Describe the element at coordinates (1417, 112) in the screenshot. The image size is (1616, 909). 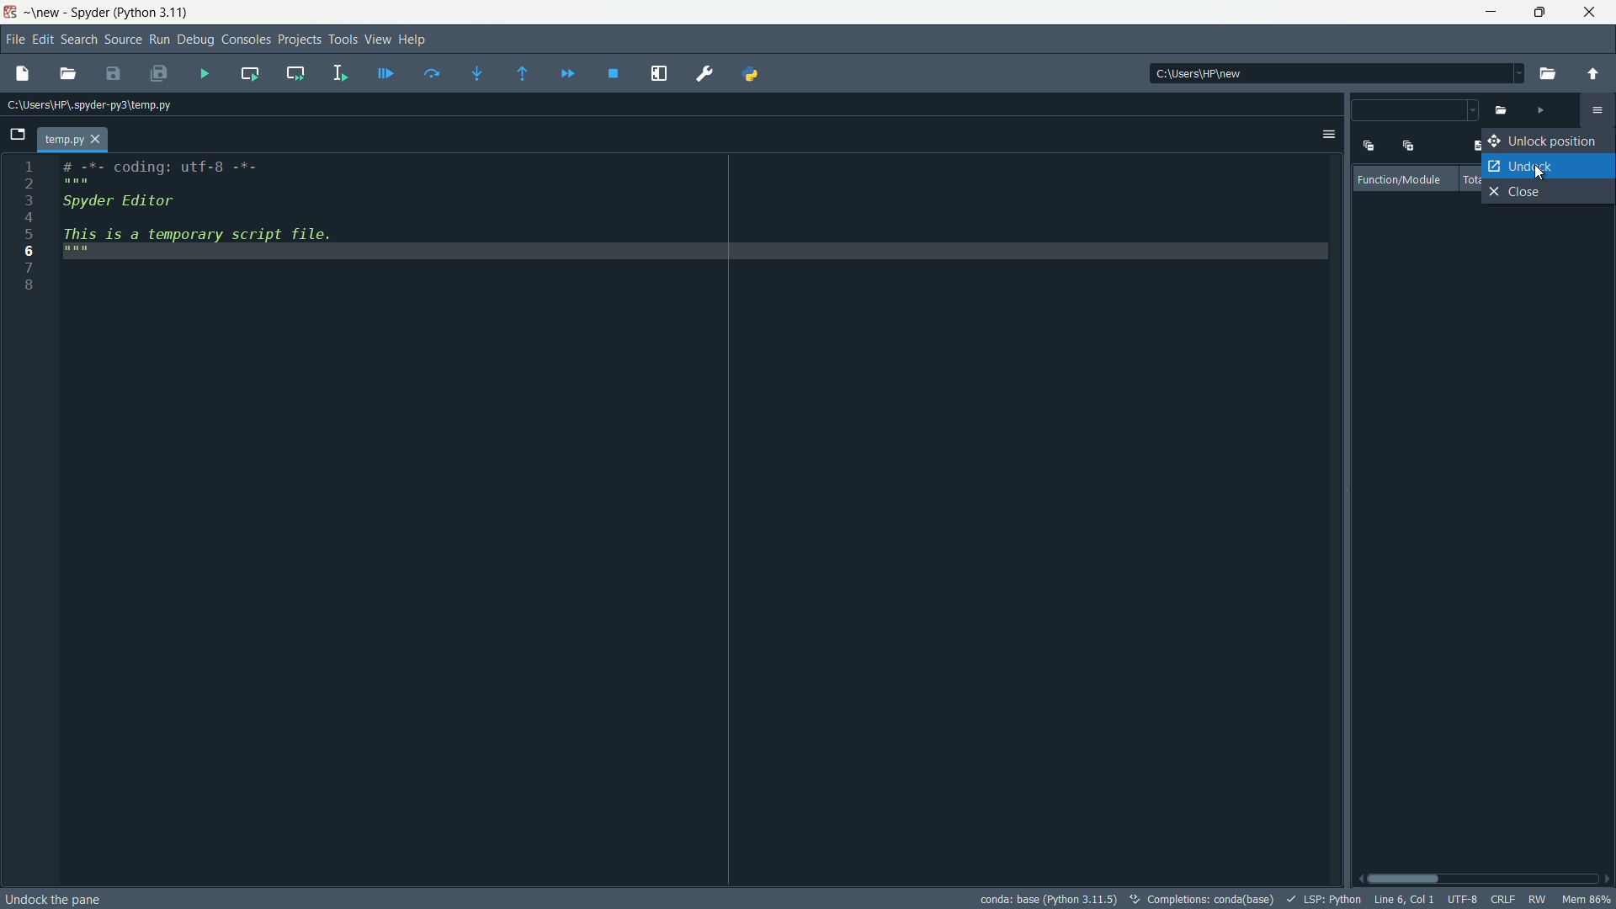
I see `dropdown` at that location.